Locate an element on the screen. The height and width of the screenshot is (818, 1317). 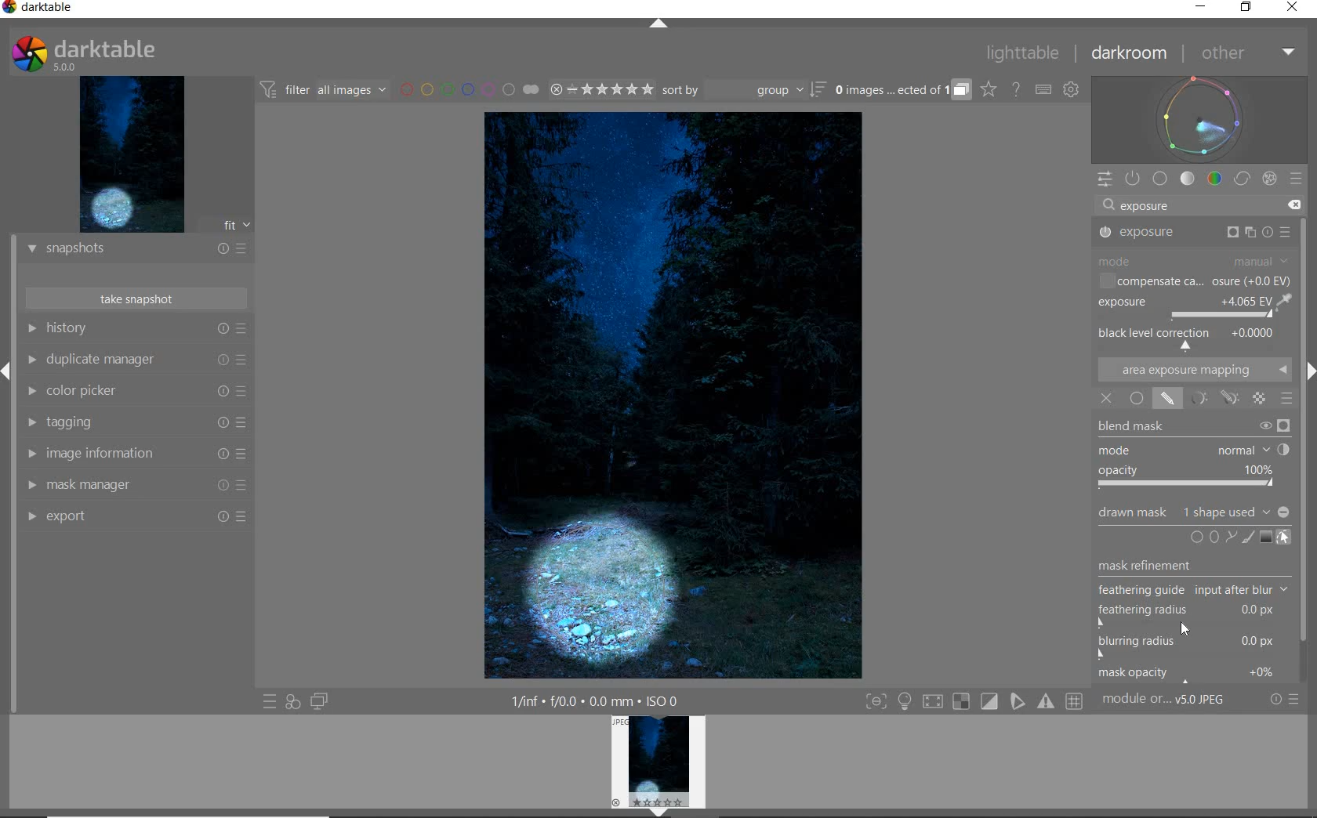
CLOSE is located at coordinates (1292, 9).